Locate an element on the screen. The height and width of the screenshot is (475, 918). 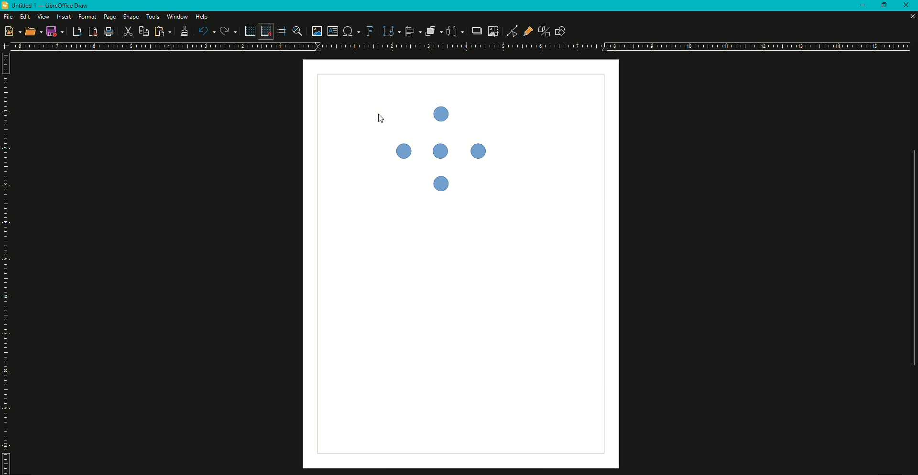
Align Objects is located at coordinates (412, 32).